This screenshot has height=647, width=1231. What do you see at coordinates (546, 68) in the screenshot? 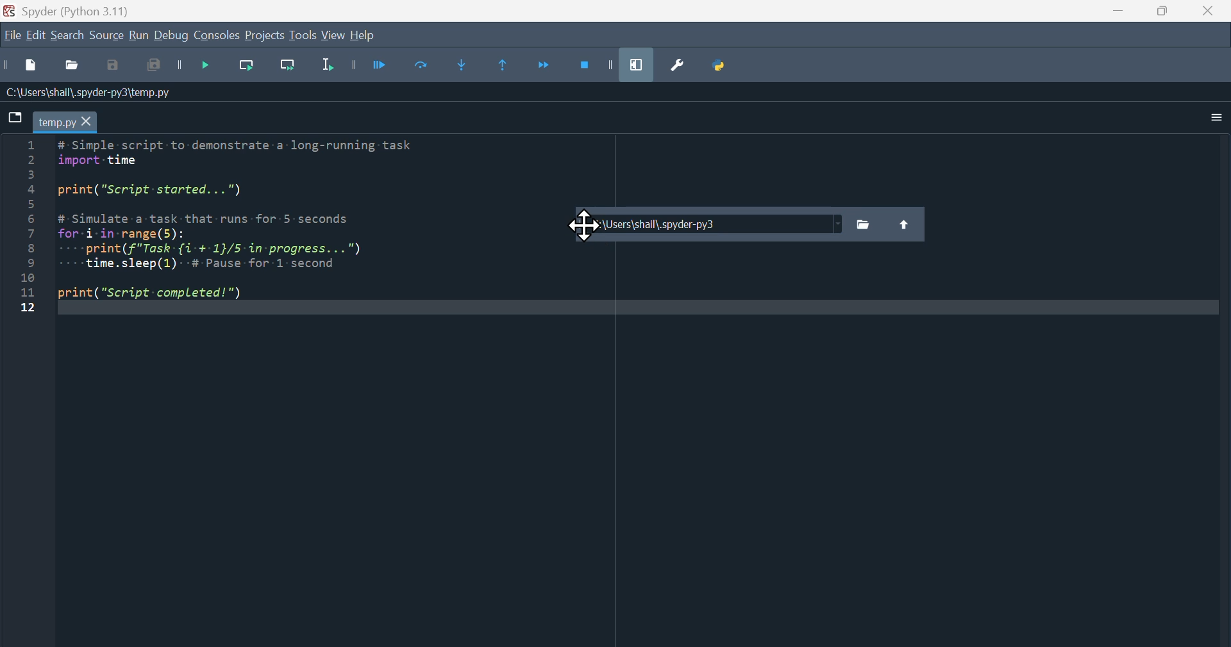
I see `Continue execution until next function` at bounding box center [546, 68].